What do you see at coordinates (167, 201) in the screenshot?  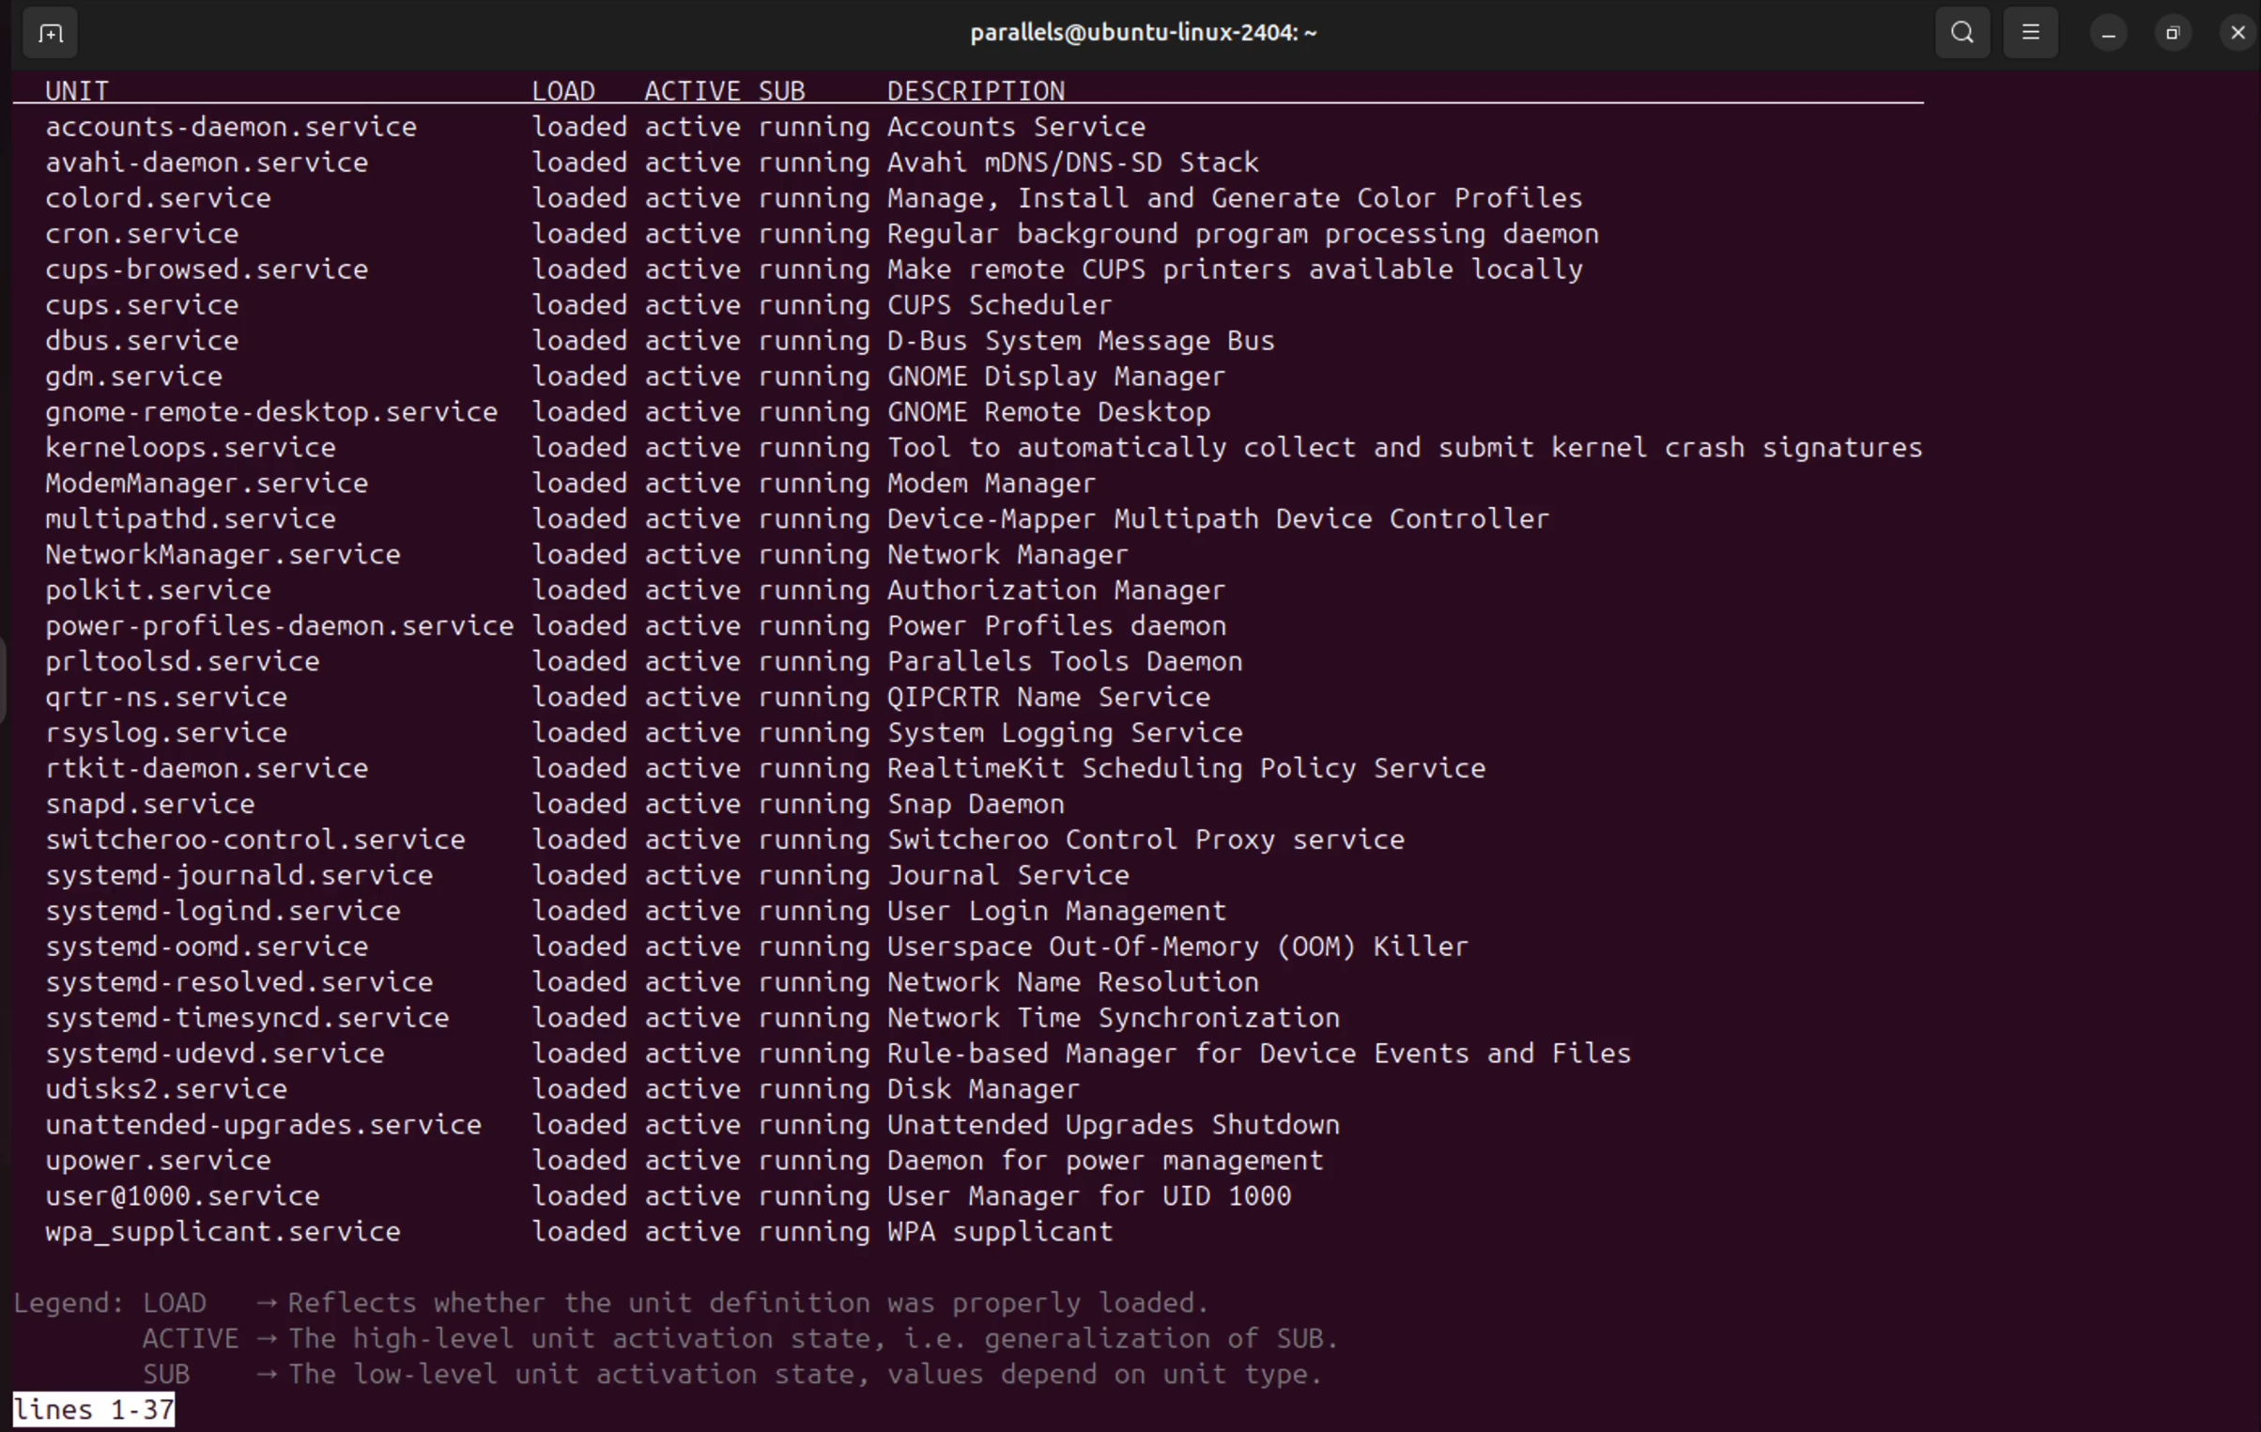 I see `colord device` at bounding box center [167, 201].